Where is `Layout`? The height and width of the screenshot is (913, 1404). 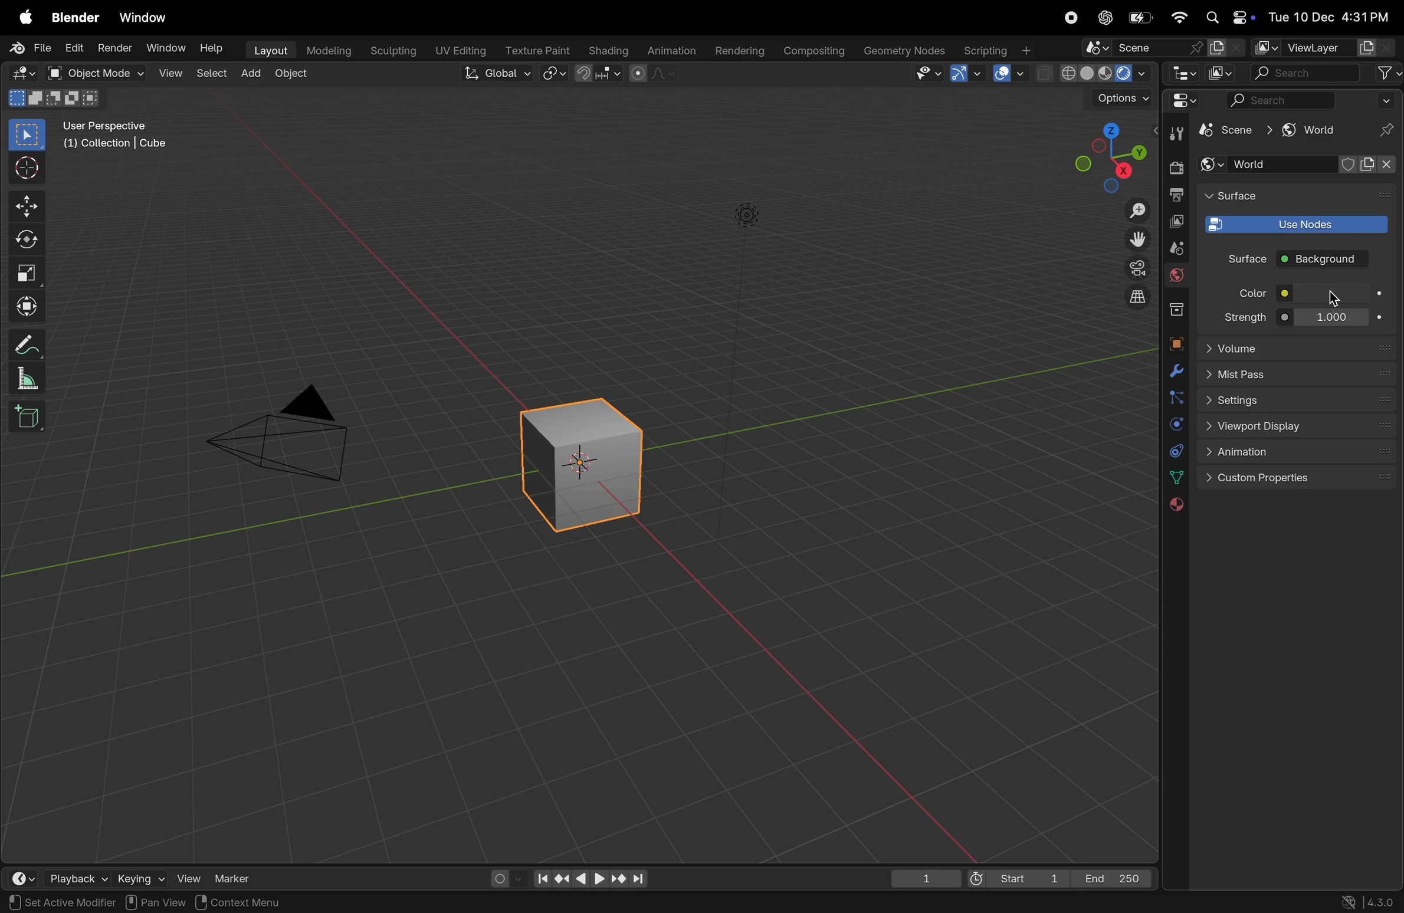 Layout is located at coordinates (268, 50).